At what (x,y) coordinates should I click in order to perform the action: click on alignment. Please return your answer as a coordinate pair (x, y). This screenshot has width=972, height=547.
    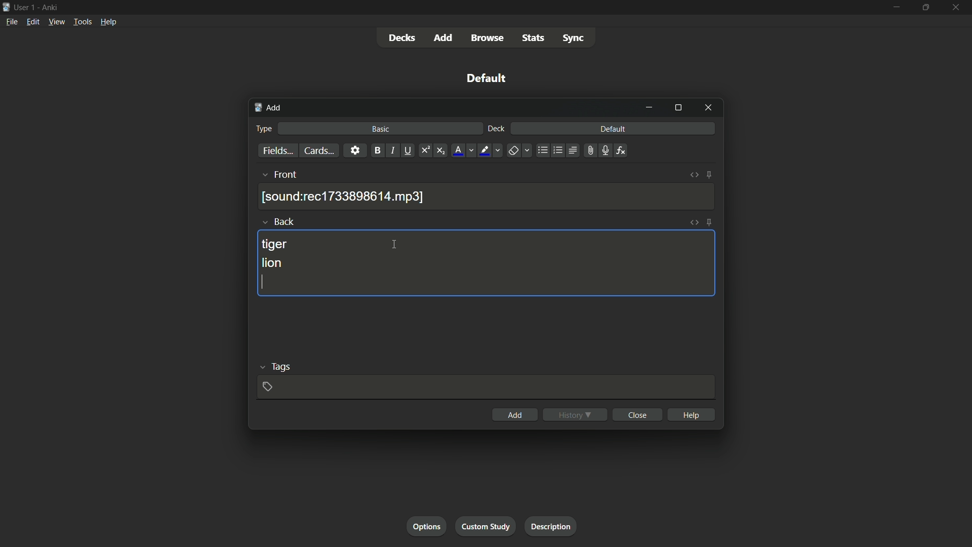
    Looking at the image, I should click on (573, 151).